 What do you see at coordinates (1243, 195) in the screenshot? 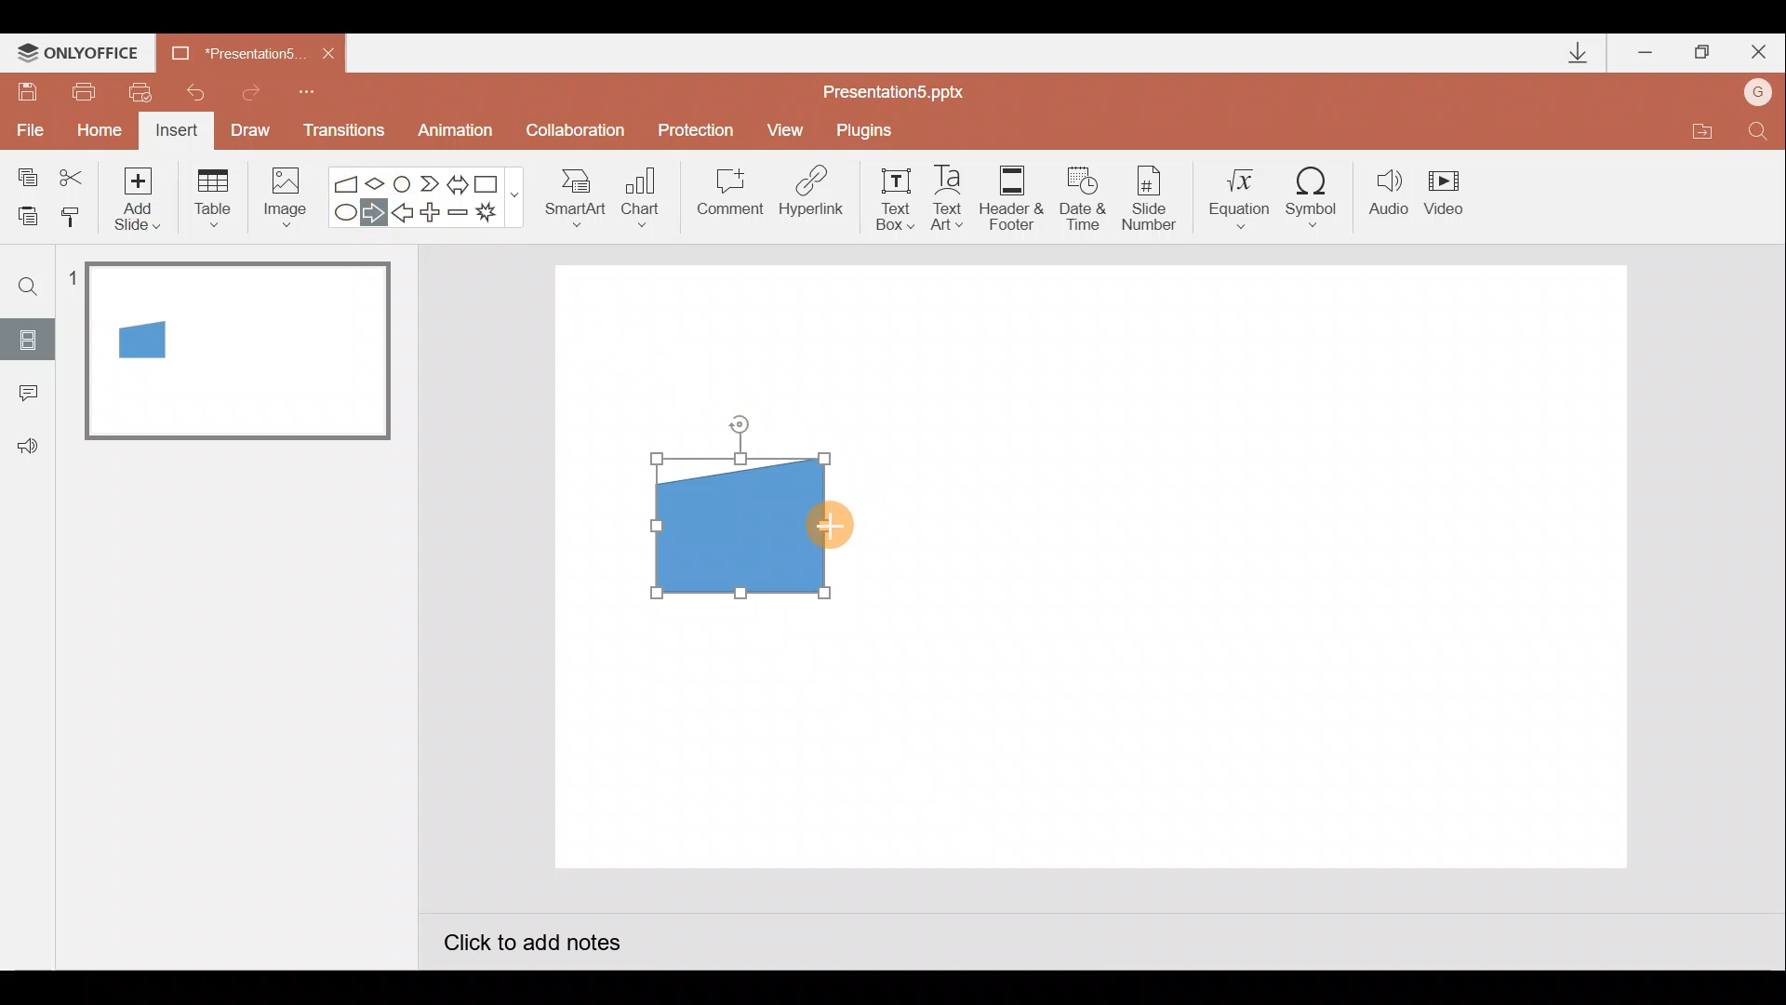
I see `Equation` at bounding box center [1243, 195].